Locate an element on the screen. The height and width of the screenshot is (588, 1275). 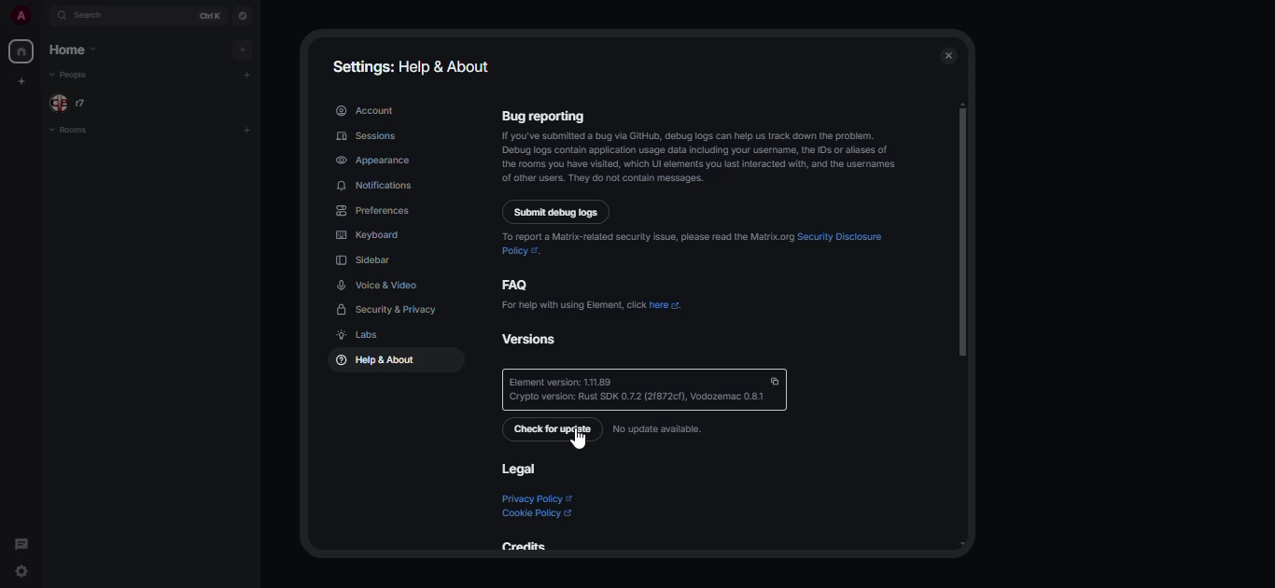
ctrl K is located at coordinates (210, 13).